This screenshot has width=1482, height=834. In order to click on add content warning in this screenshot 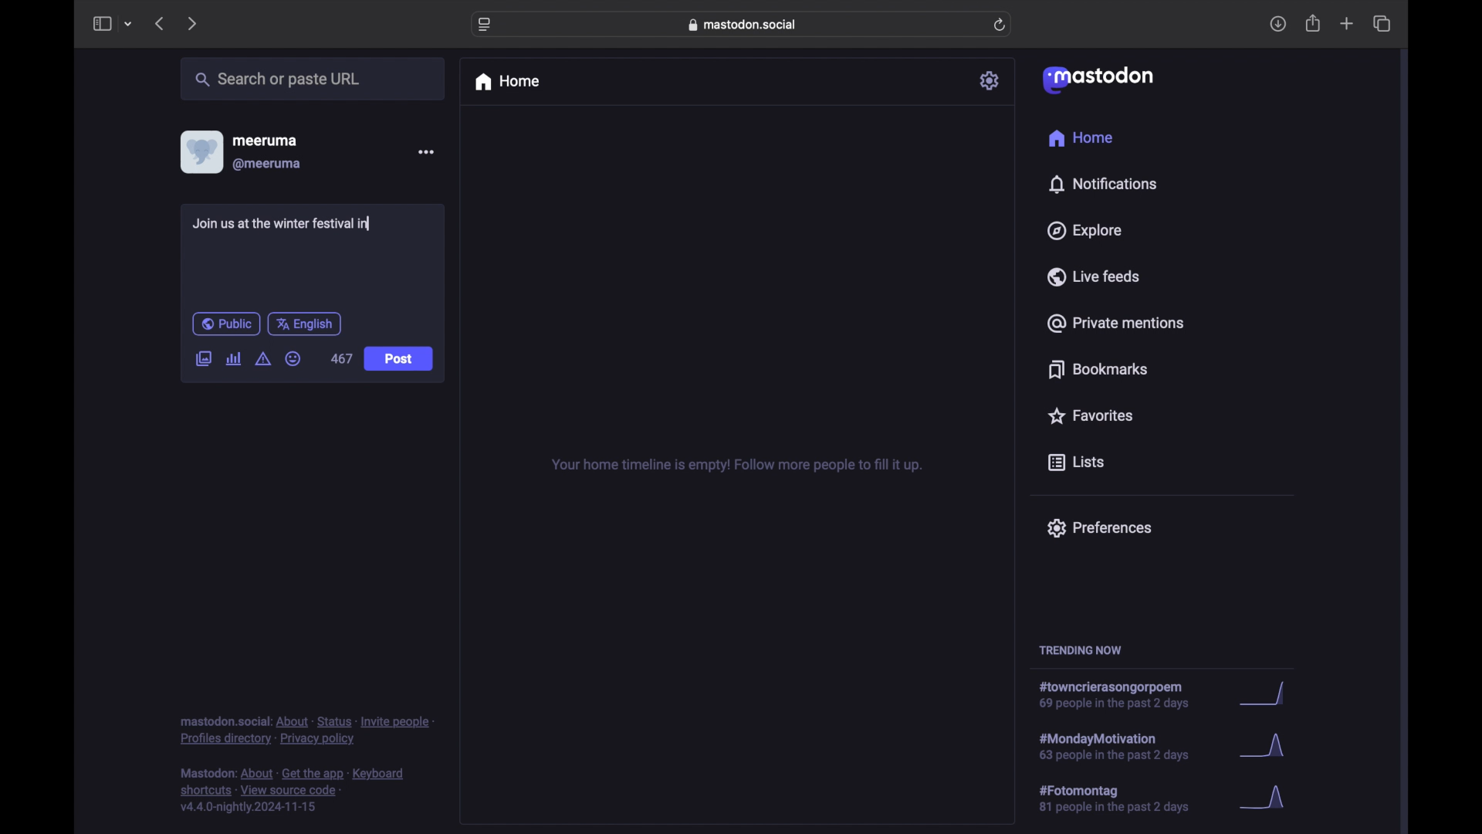, I will do `click(262, 359)`.